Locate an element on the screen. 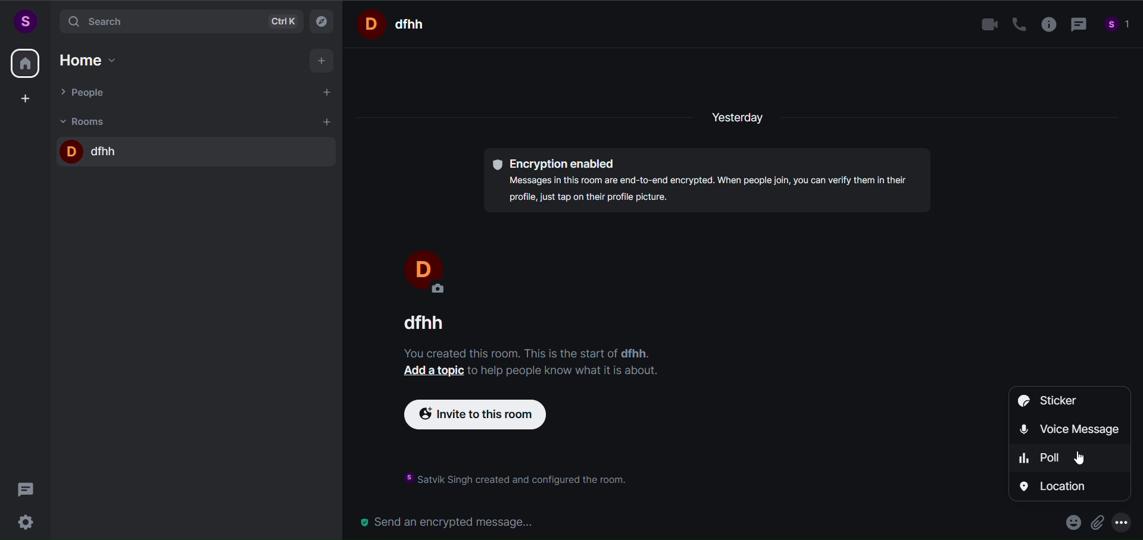  rooms is located at coordinates (86, 121).